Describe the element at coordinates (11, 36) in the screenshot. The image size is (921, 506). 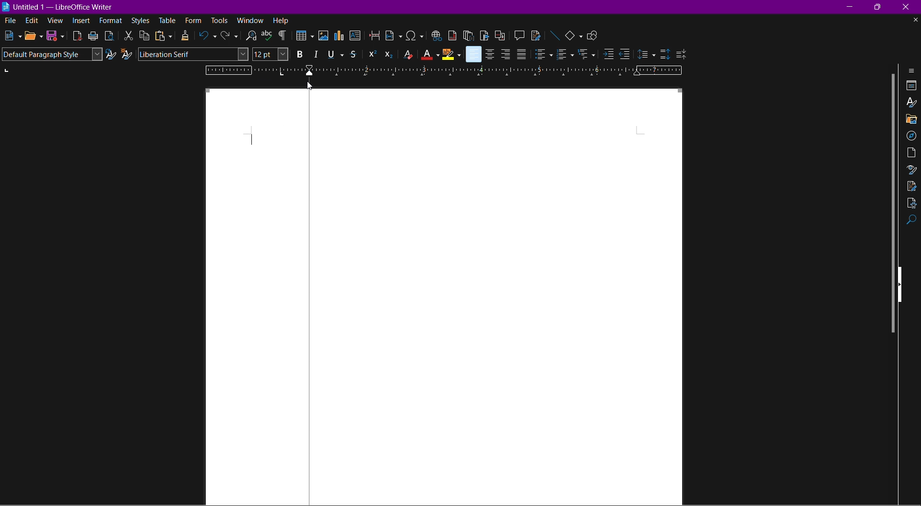
I see `New` at that location.